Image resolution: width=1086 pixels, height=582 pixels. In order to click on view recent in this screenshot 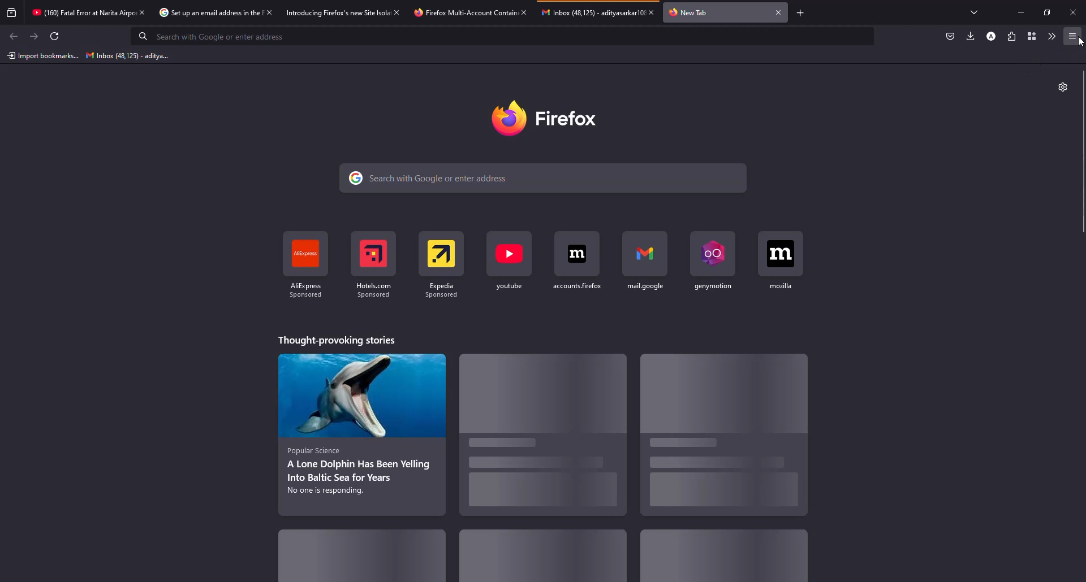, I will do `click(12, 13)`.